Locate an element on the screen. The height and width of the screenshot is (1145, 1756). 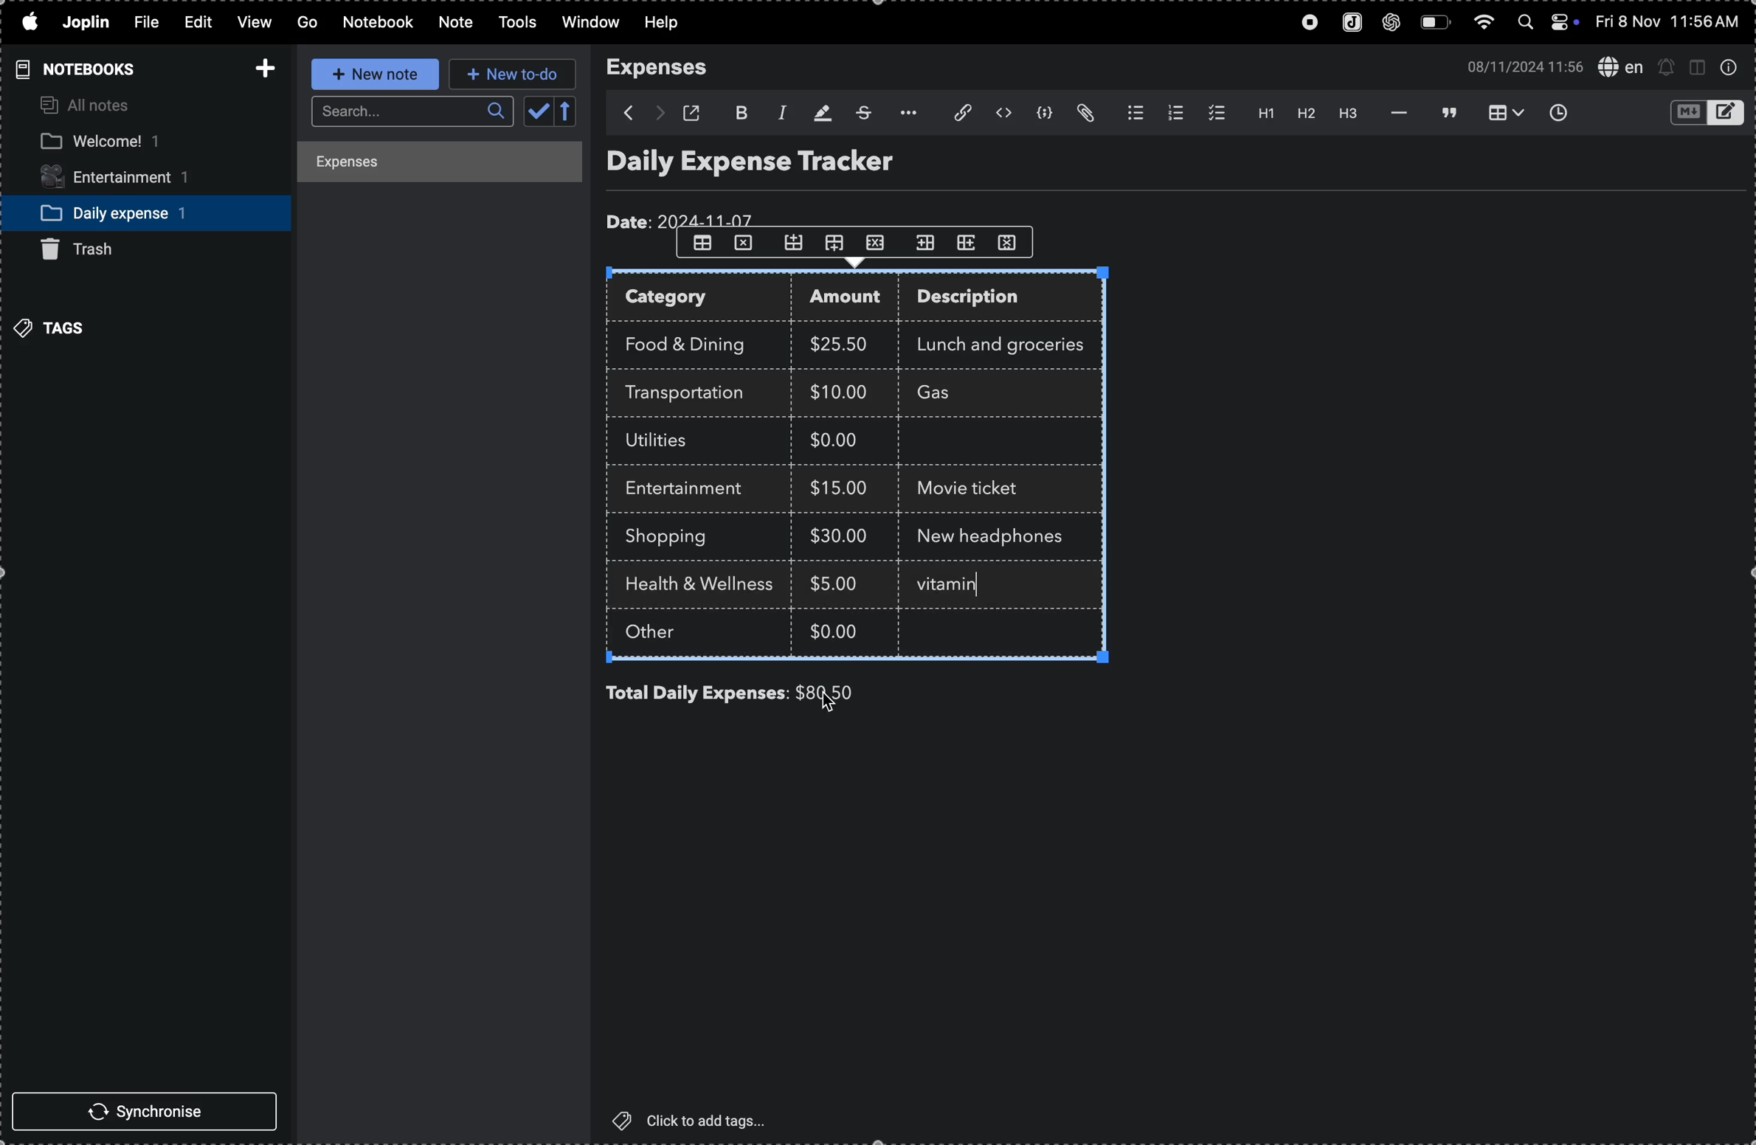
joplin is located at coordinates (1348, 24).